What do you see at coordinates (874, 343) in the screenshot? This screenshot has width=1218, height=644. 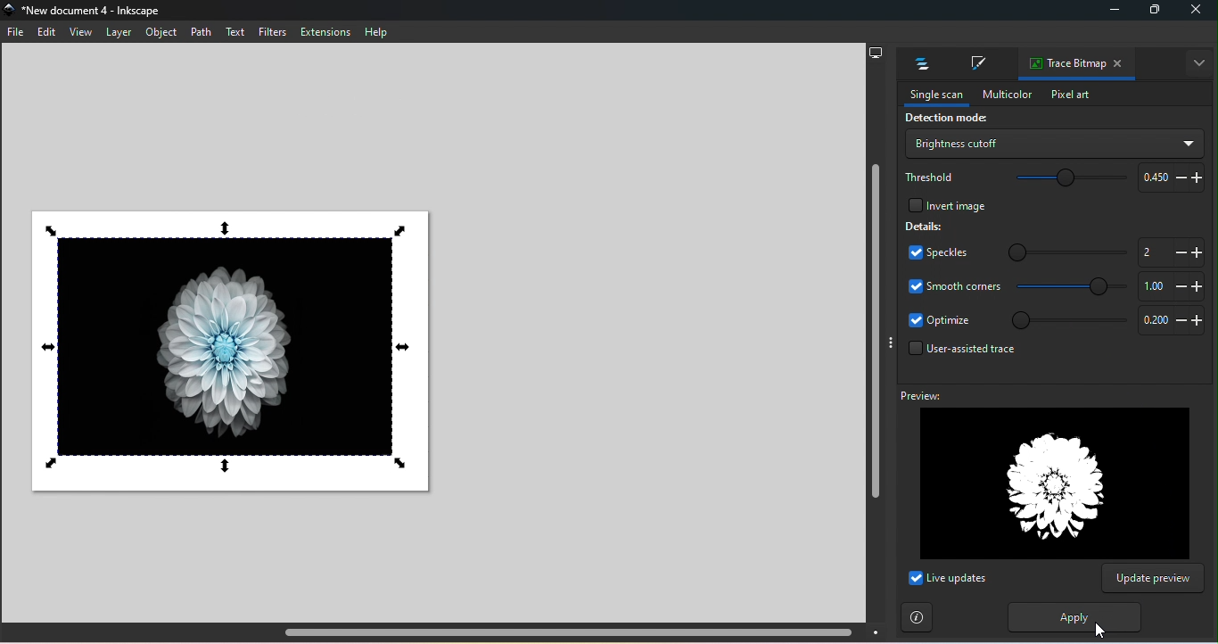 I see `Vertical scroll bar` at bounding box center [874, 343].